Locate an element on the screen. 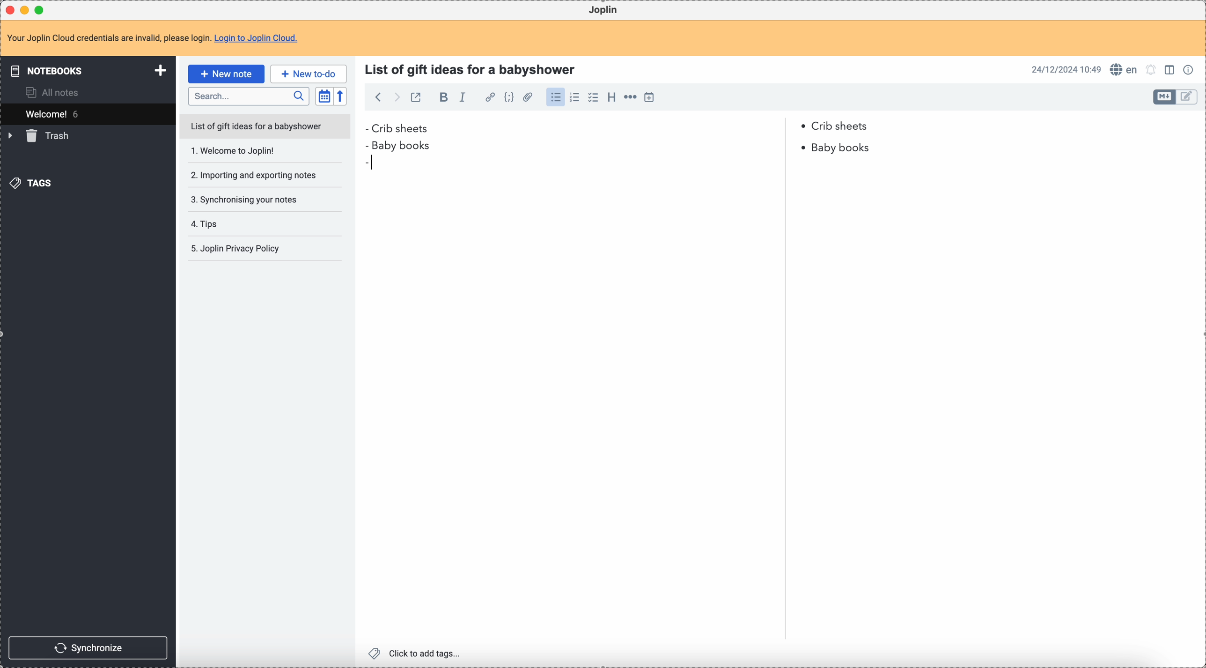 This screenshot has width=1206, height=668. tags is located at coordinates (30, 184).